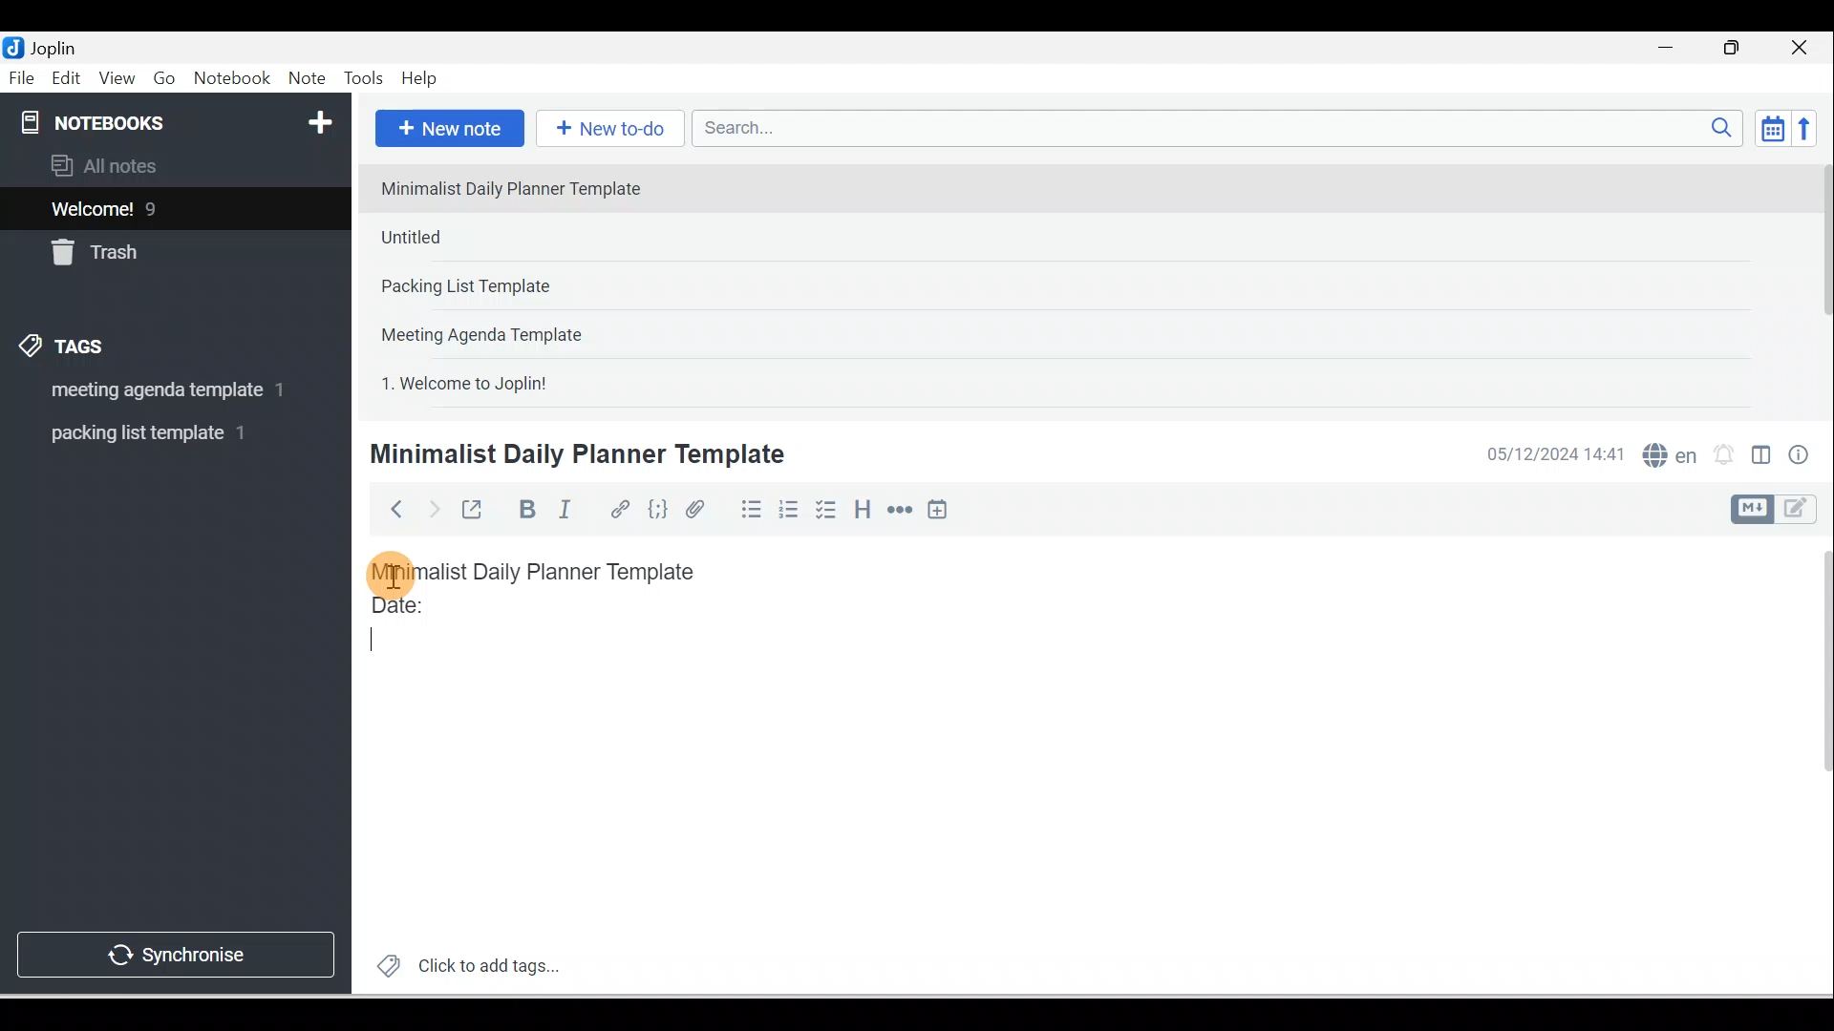 The height and width of the screenshot is (1031, 1834). I want to click on Cursor, so click(392, 573).